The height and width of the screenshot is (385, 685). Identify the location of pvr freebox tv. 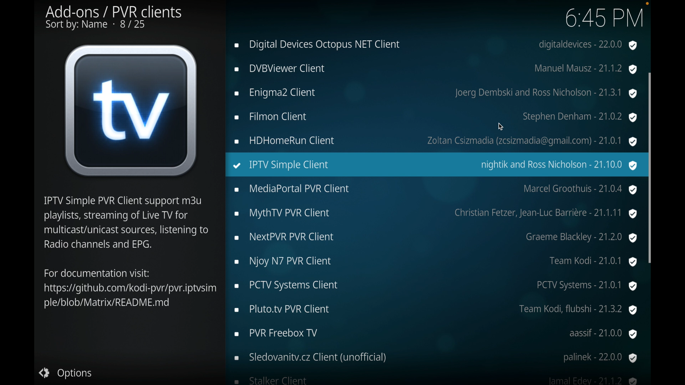
(436, 334).